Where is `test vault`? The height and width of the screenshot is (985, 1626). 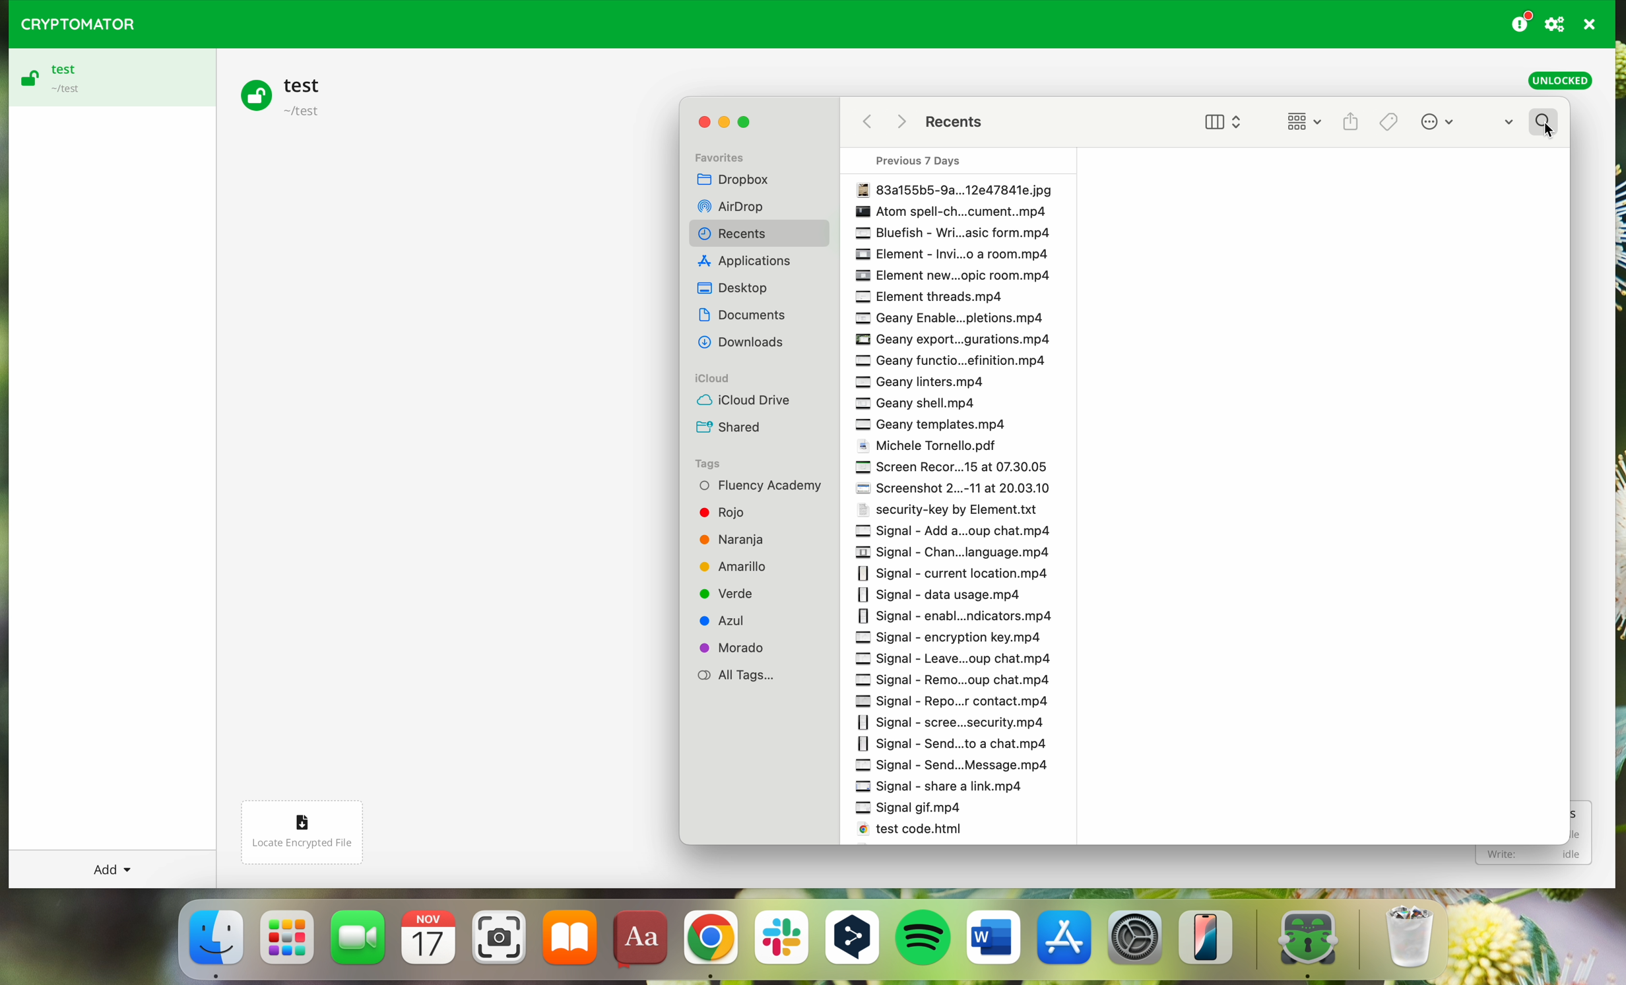
test vault is located at coordinates (286, 94).